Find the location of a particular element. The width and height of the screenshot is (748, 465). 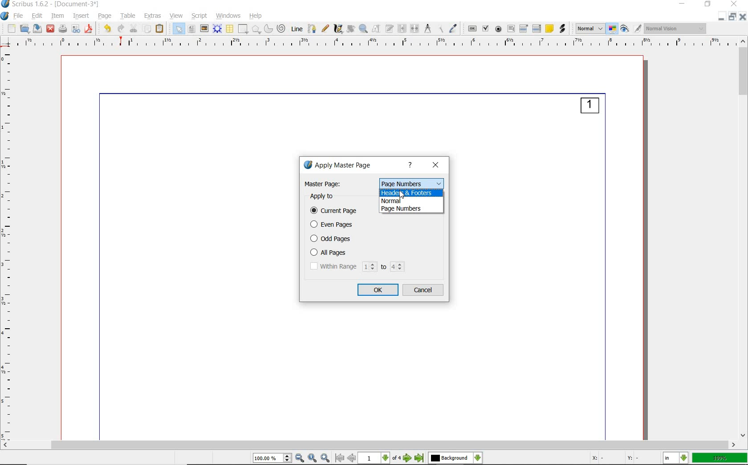

select current page is located at coordinates (379, 458).